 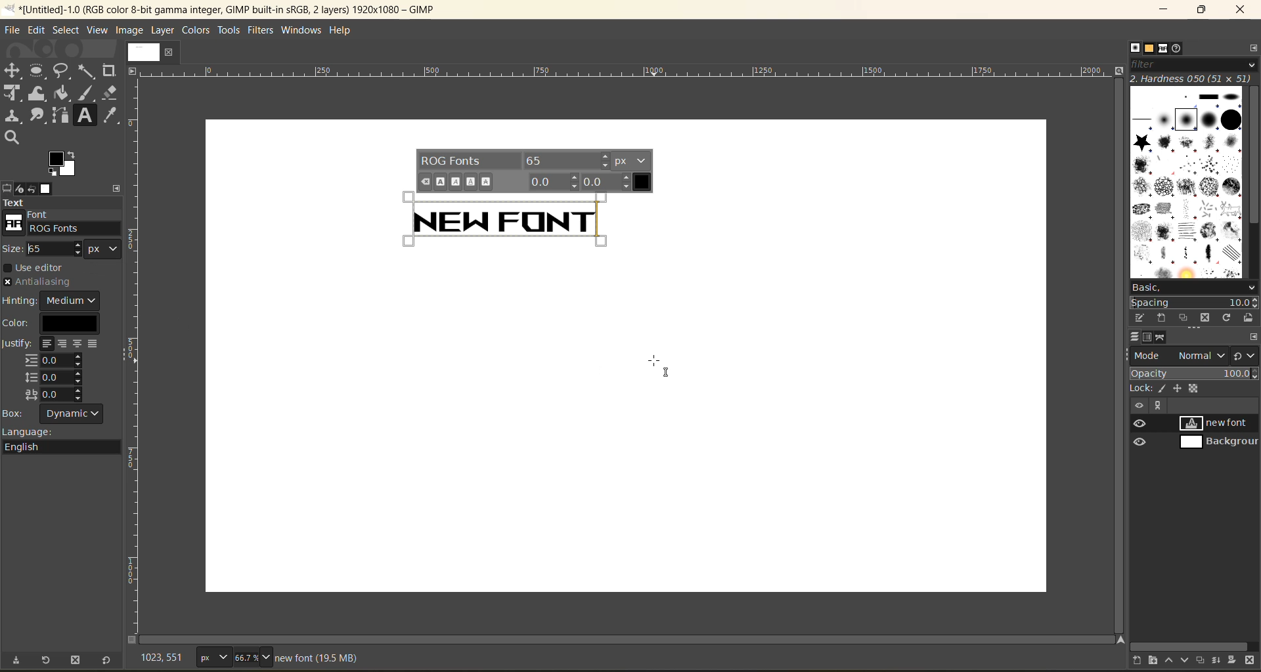 What do you see at coordinates (1143, 661) in the screenshot?
I see `create a new layer` at bounding box center [1143, 661].